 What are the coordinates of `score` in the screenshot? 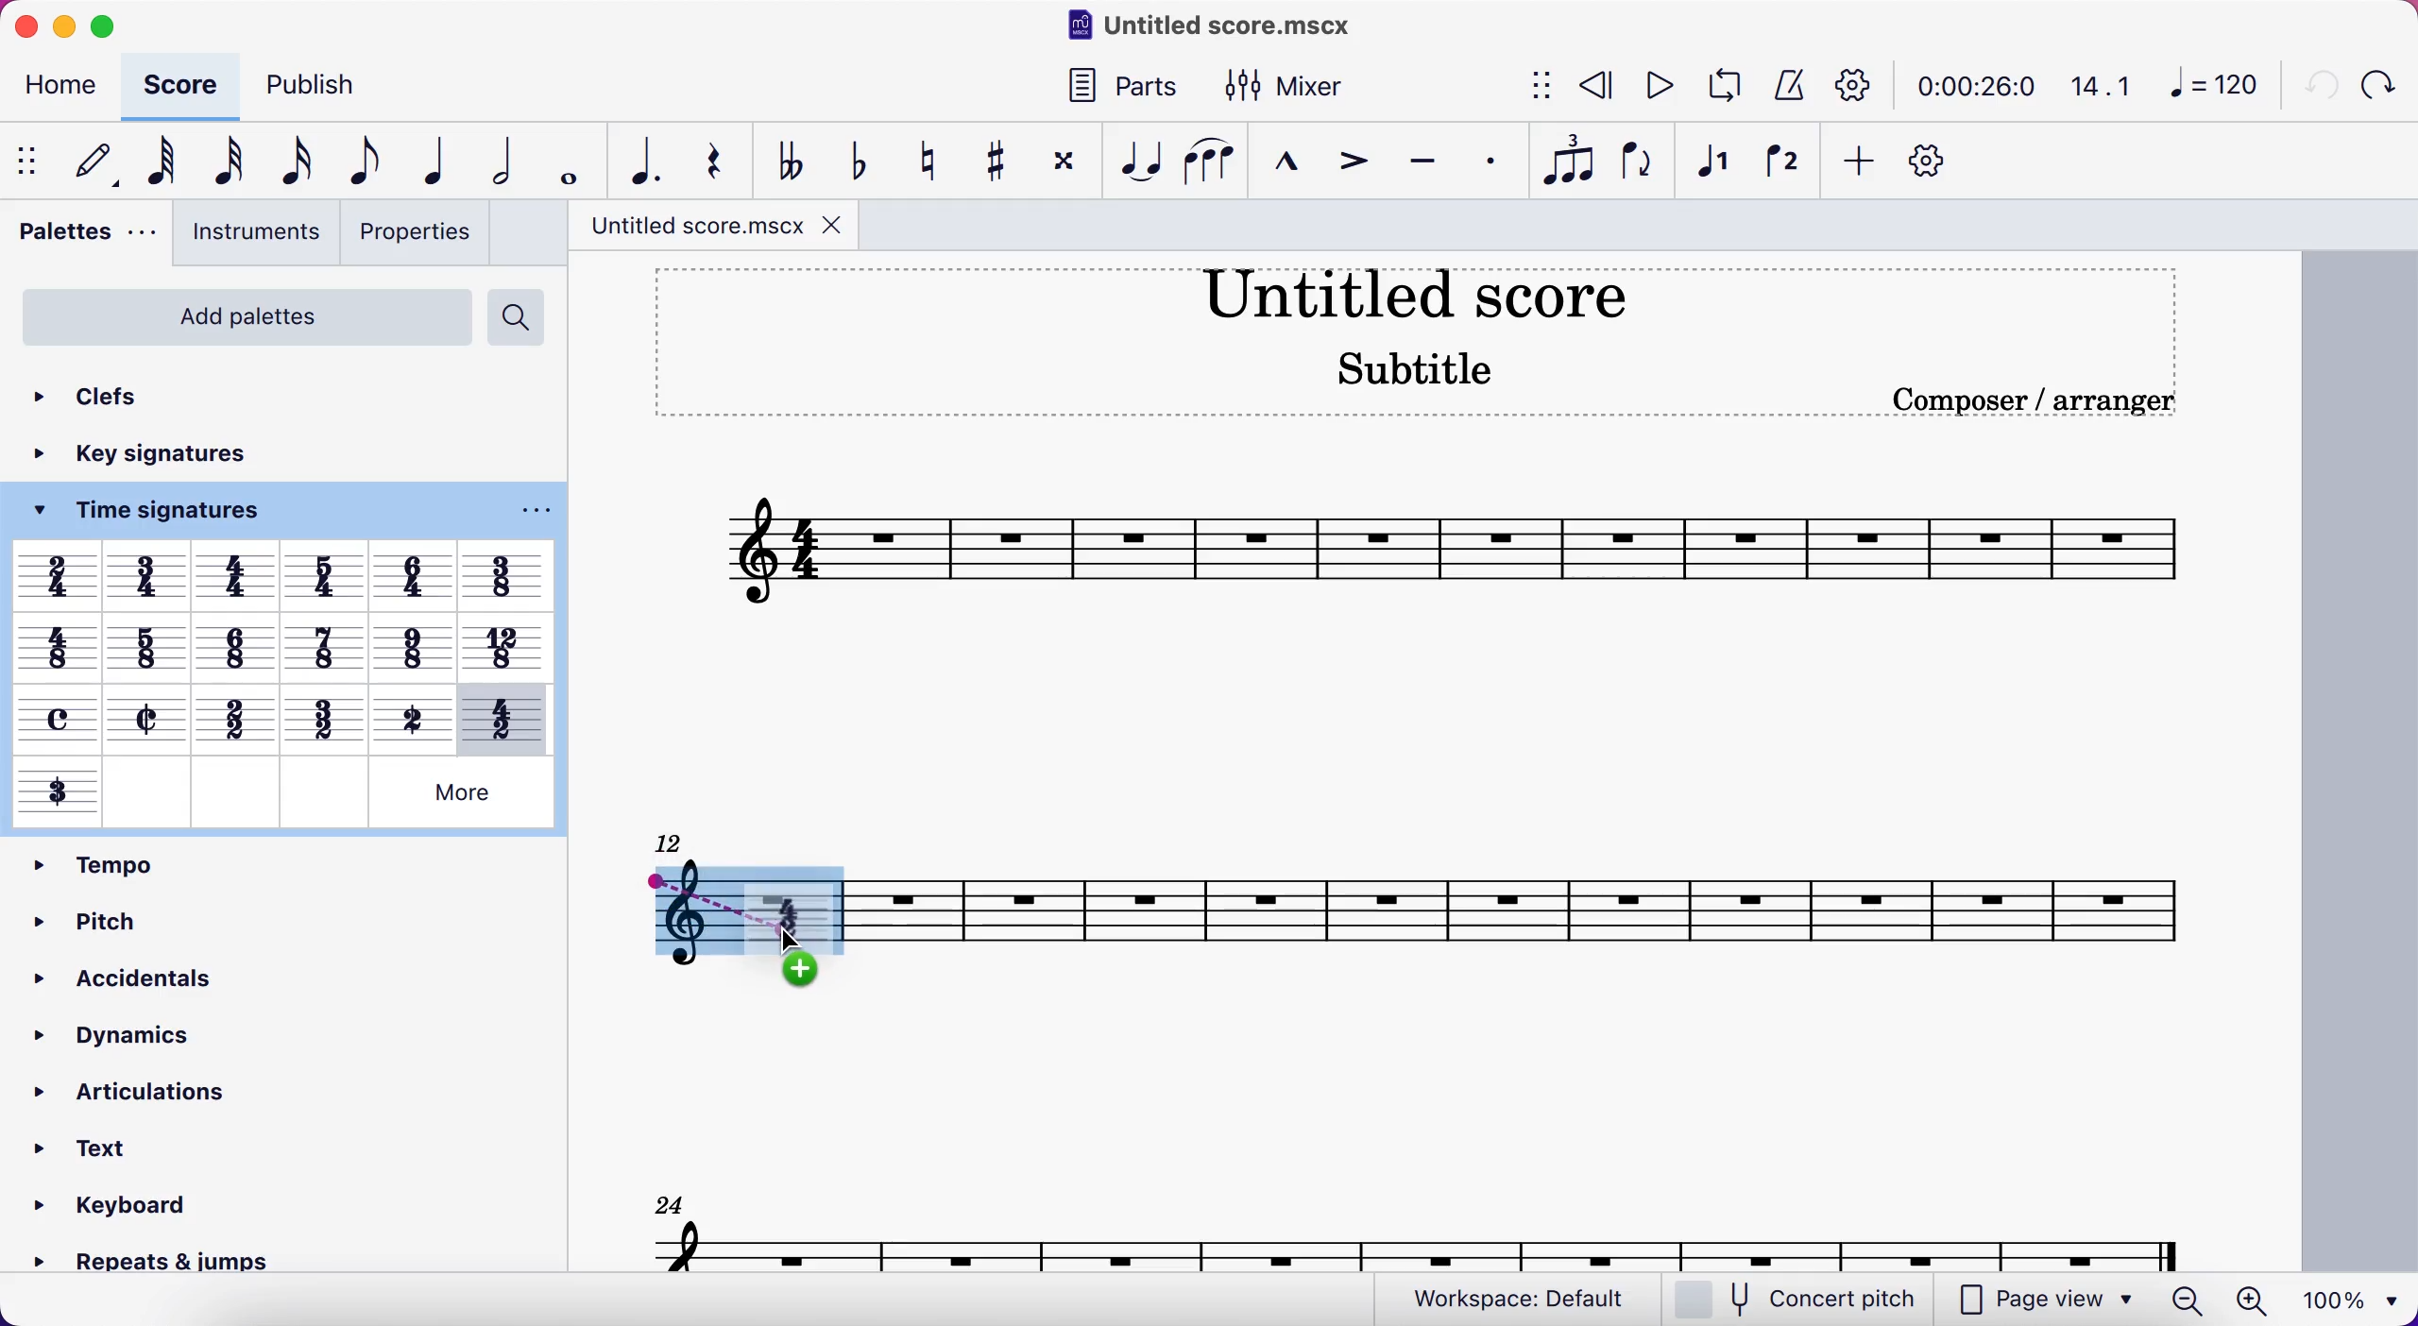 It's located at (1434, 551).